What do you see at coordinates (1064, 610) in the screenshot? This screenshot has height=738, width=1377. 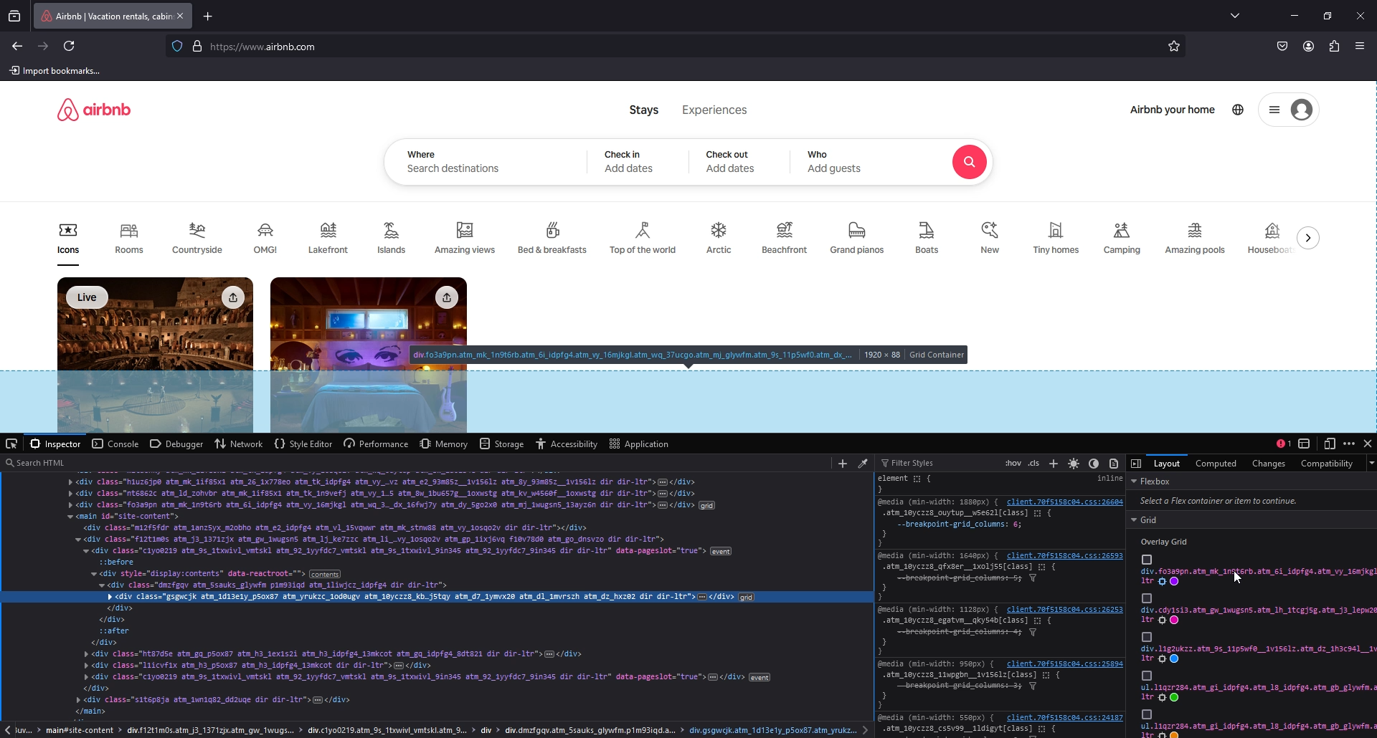 I see `link` at bounding box center [1064, 610].